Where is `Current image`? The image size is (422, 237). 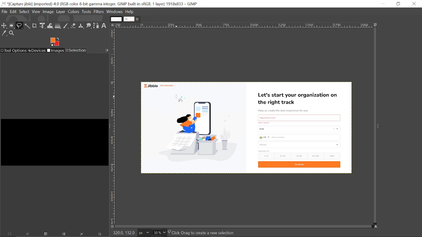
Current image is located at coordinates (246, 129).